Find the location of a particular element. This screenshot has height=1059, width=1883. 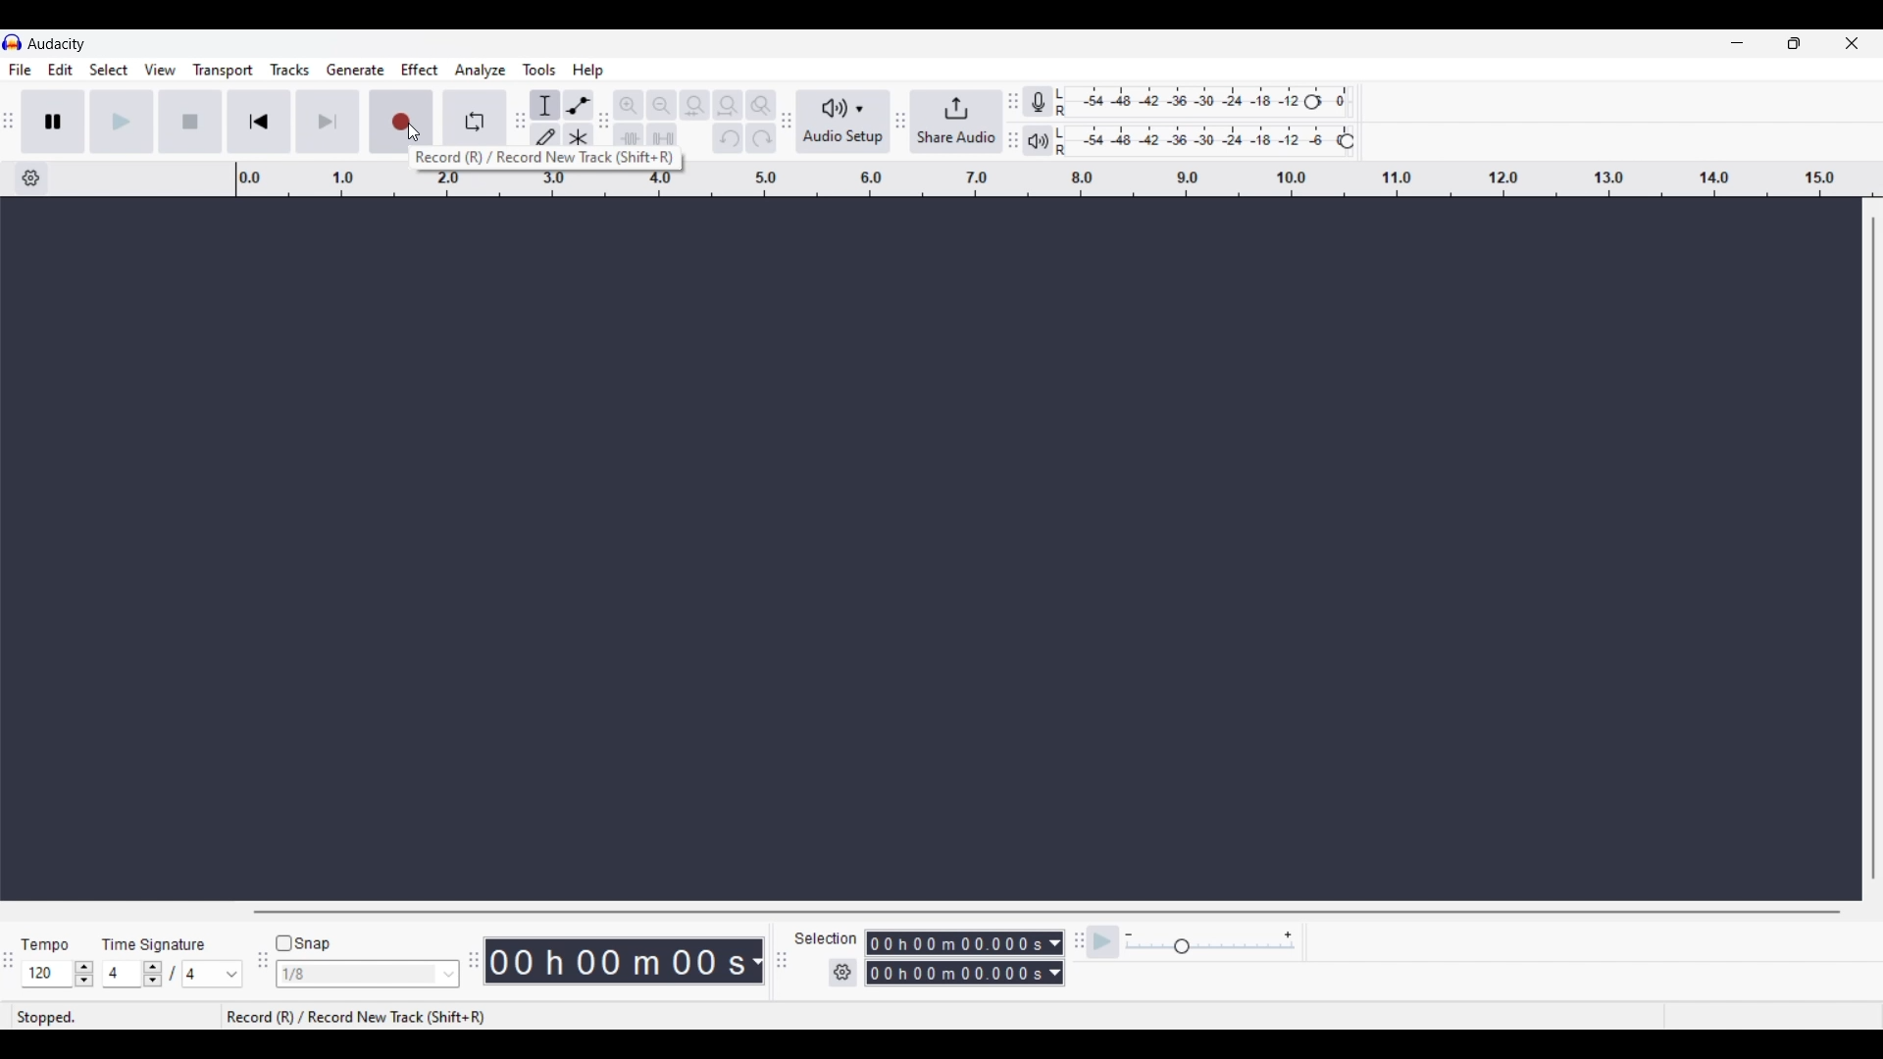

Select menu is located at coordinates (110, 70).